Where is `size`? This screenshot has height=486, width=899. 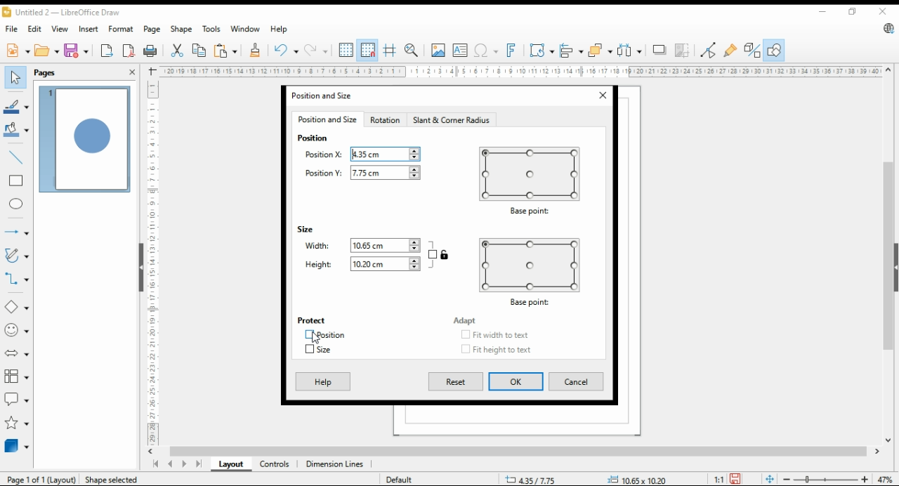
size is located at coordinates (322, 350).